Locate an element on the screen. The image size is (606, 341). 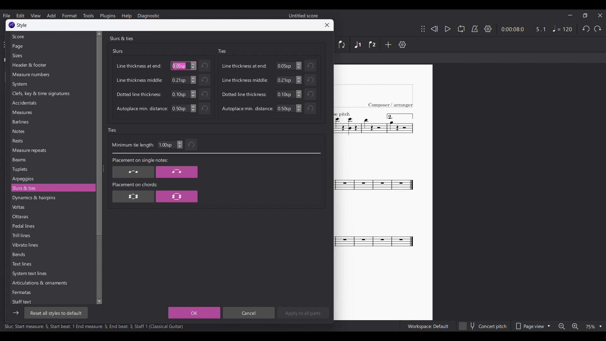
Help menu is located at coordinates (127, 16).